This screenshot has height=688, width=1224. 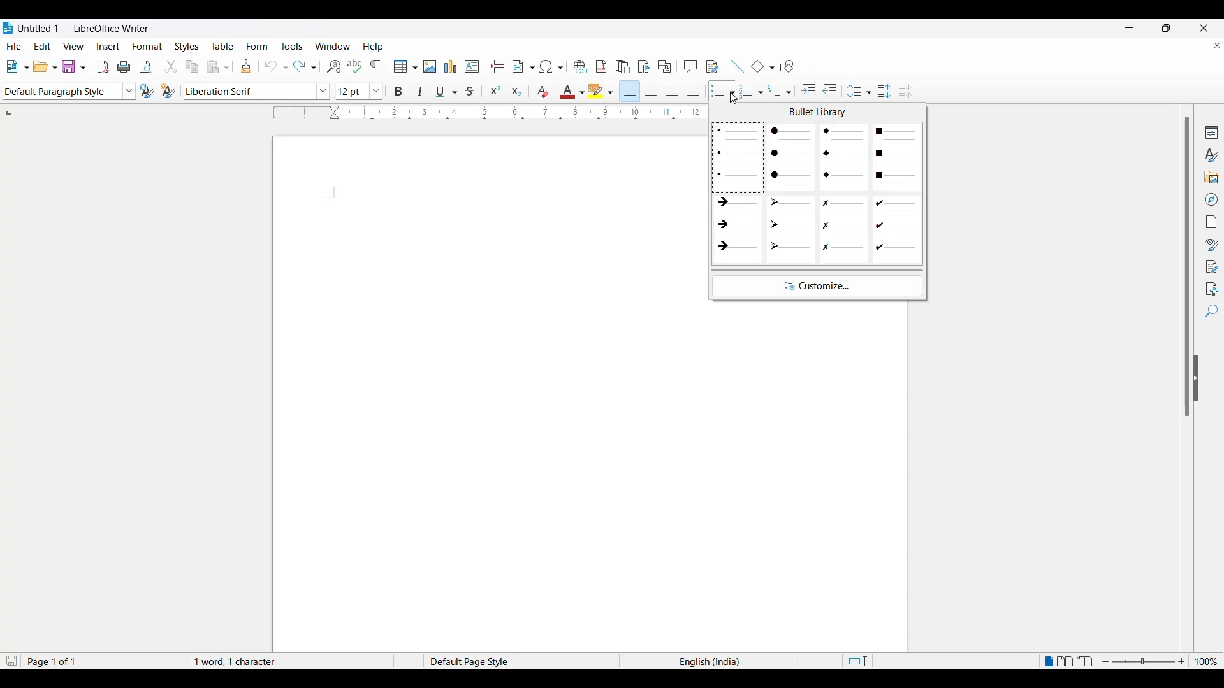 I want to click on italic, so click(x=422, y=90).